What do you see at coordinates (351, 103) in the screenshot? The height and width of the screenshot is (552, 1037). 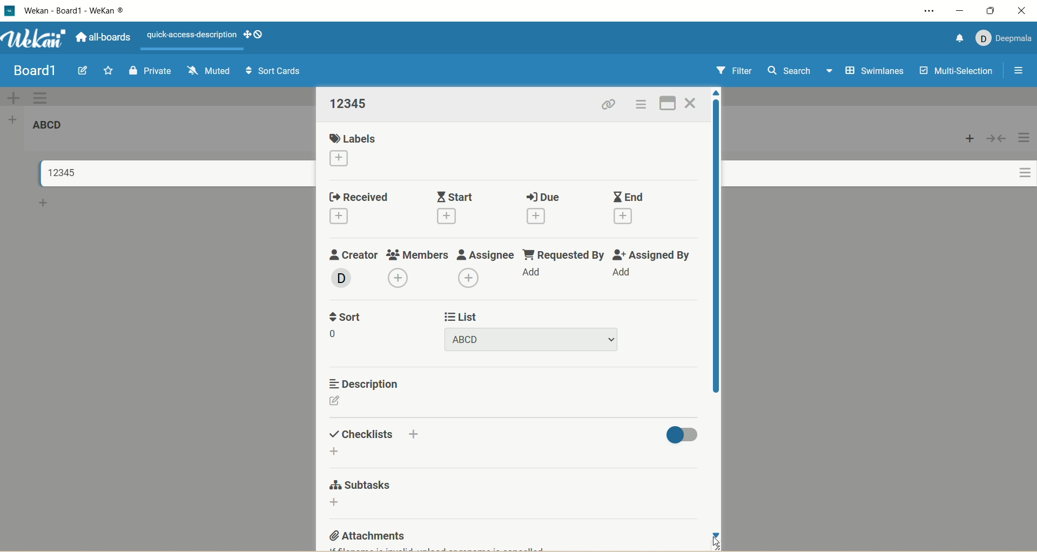 I see `title` at bounding box center [351, 103].